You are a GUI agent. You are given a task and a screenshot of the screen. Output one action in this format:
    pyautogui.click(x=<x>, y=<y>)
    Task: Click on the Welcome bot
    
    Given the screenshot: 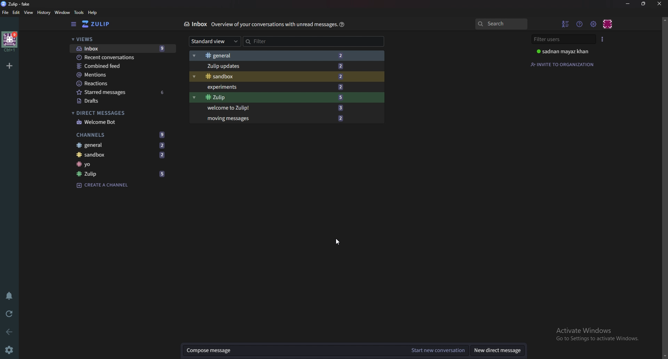 What is the action you would take?
    pyautogui.click(x=116, y=123)
    